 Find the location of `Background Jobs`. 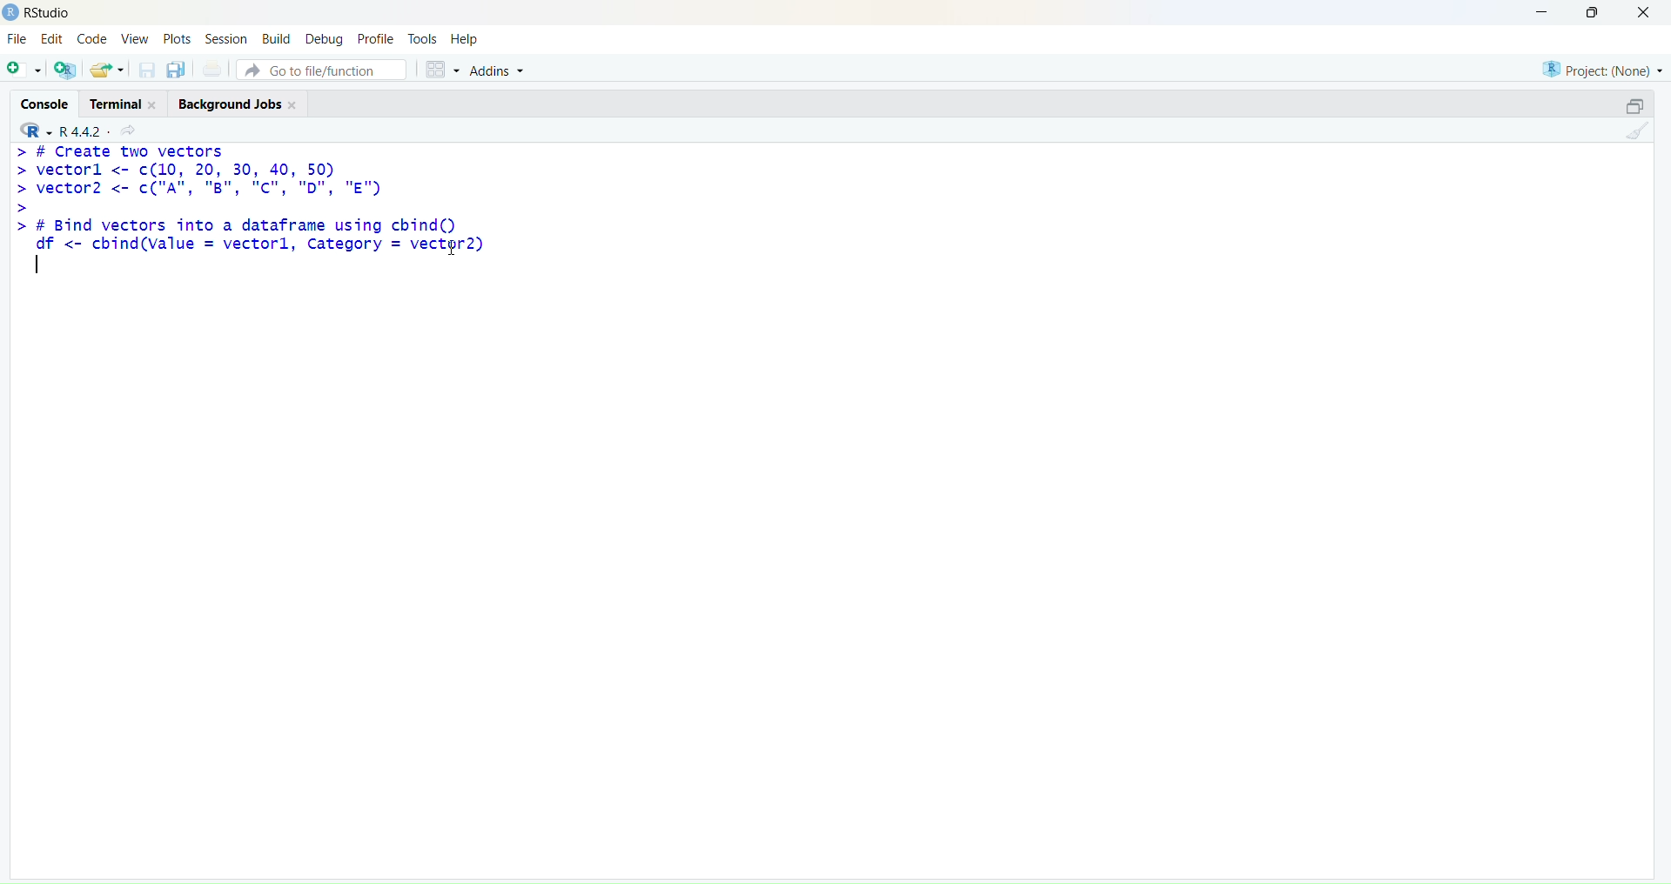

Background Jobs is located at coordinates (237, 104).